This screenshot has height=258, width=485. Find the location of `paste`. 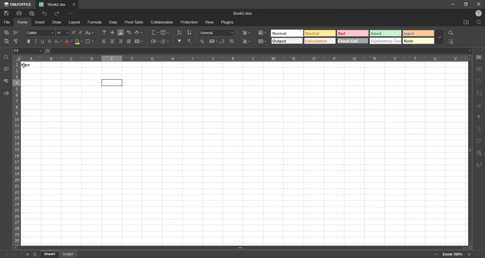

paste is located at coordinates (5, 41).